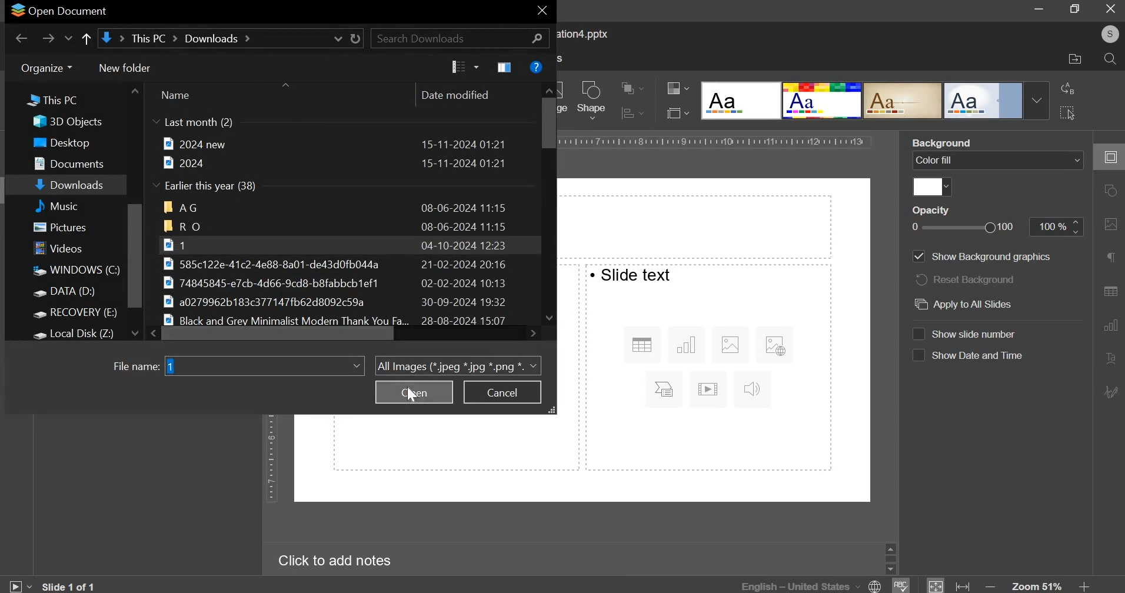 This screenshot has width=1125, height=593. Describe the element at coordinates (334, 163) in the screenshot. I see `file` at that location.